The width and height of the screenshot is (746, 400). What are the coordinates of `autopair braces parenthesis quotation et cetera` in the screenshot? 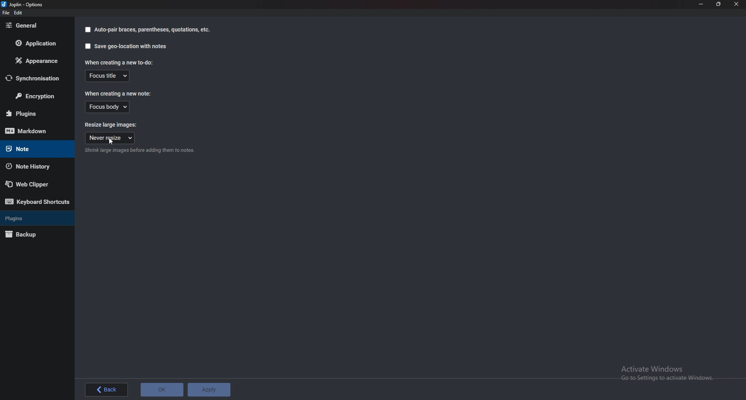 It's located at (147, 30).